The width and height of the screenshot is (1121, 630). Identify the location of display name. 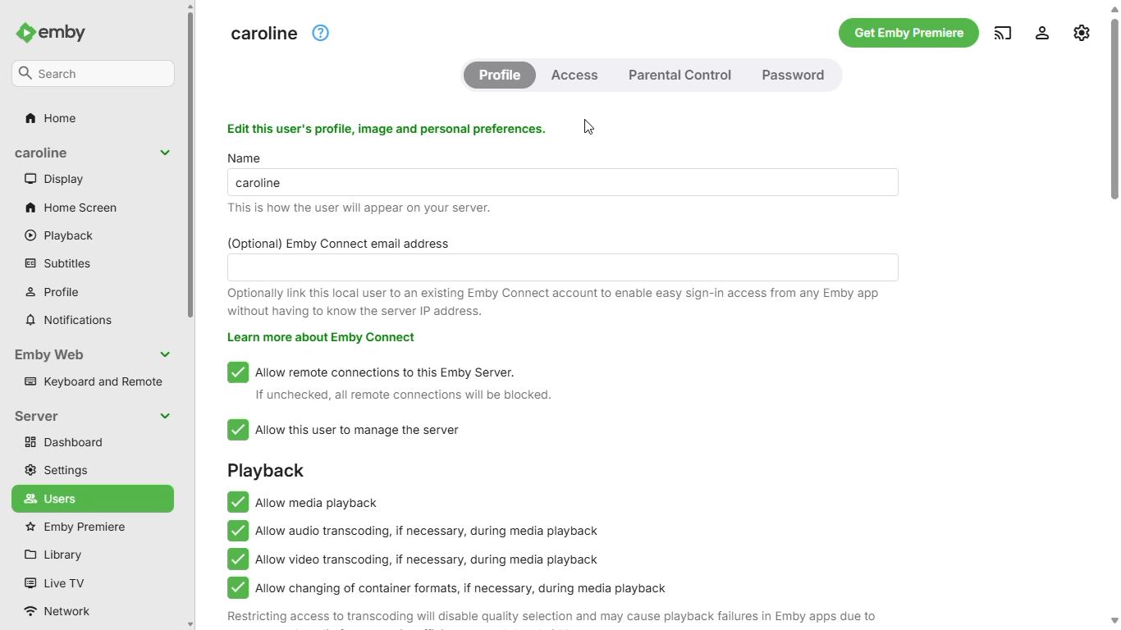
(94, 153).